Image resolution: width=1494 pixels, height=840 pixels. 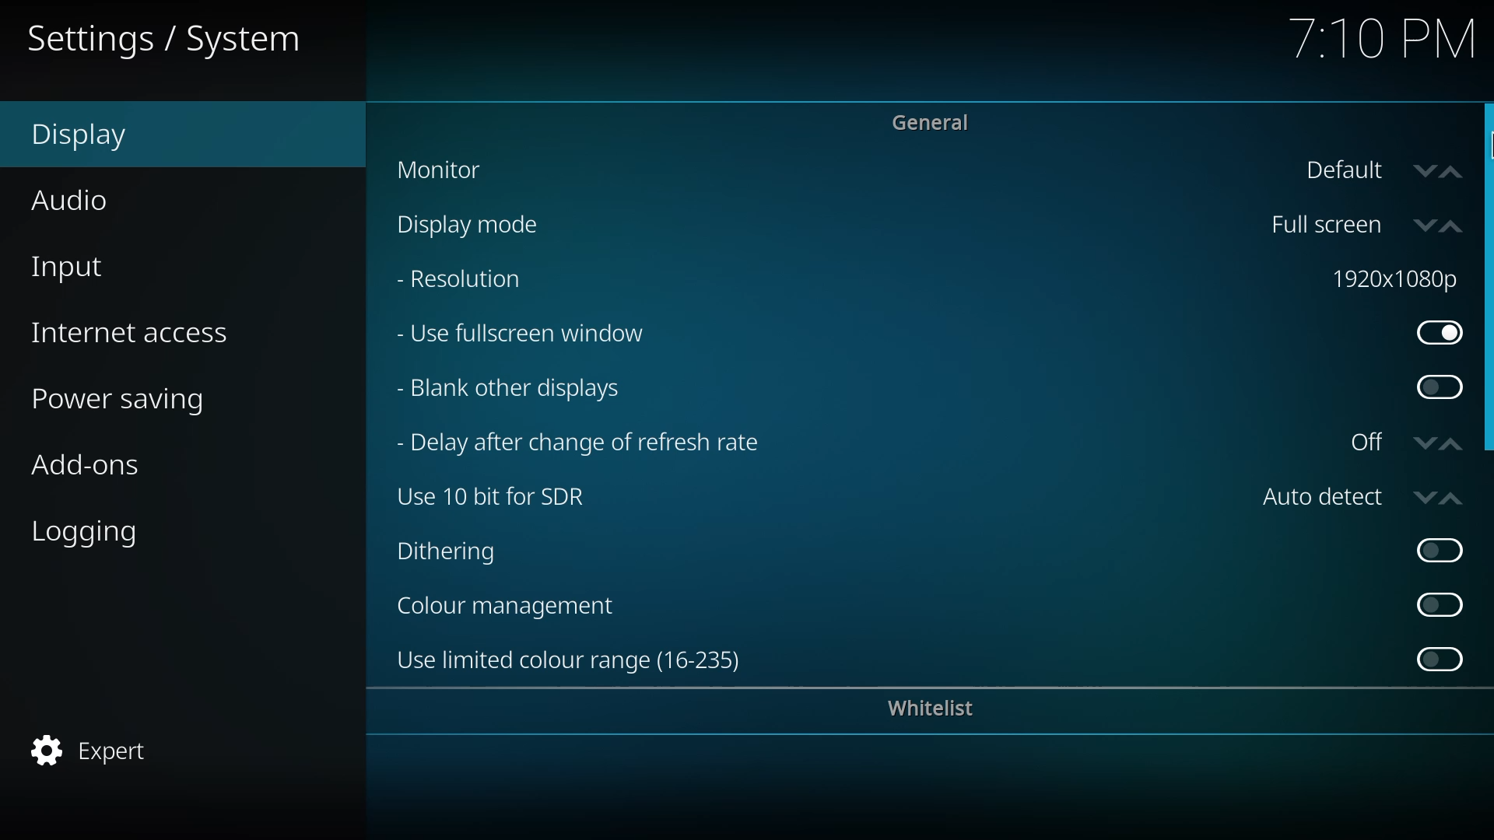 I want to click on general, so click(x=931, y=122).